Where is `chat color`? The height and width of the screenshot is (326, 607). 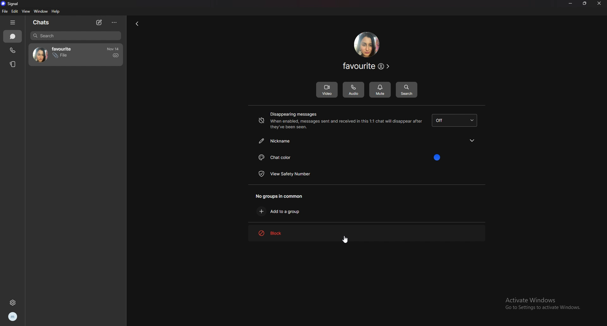
chat color is located at coordinates (366, 157).